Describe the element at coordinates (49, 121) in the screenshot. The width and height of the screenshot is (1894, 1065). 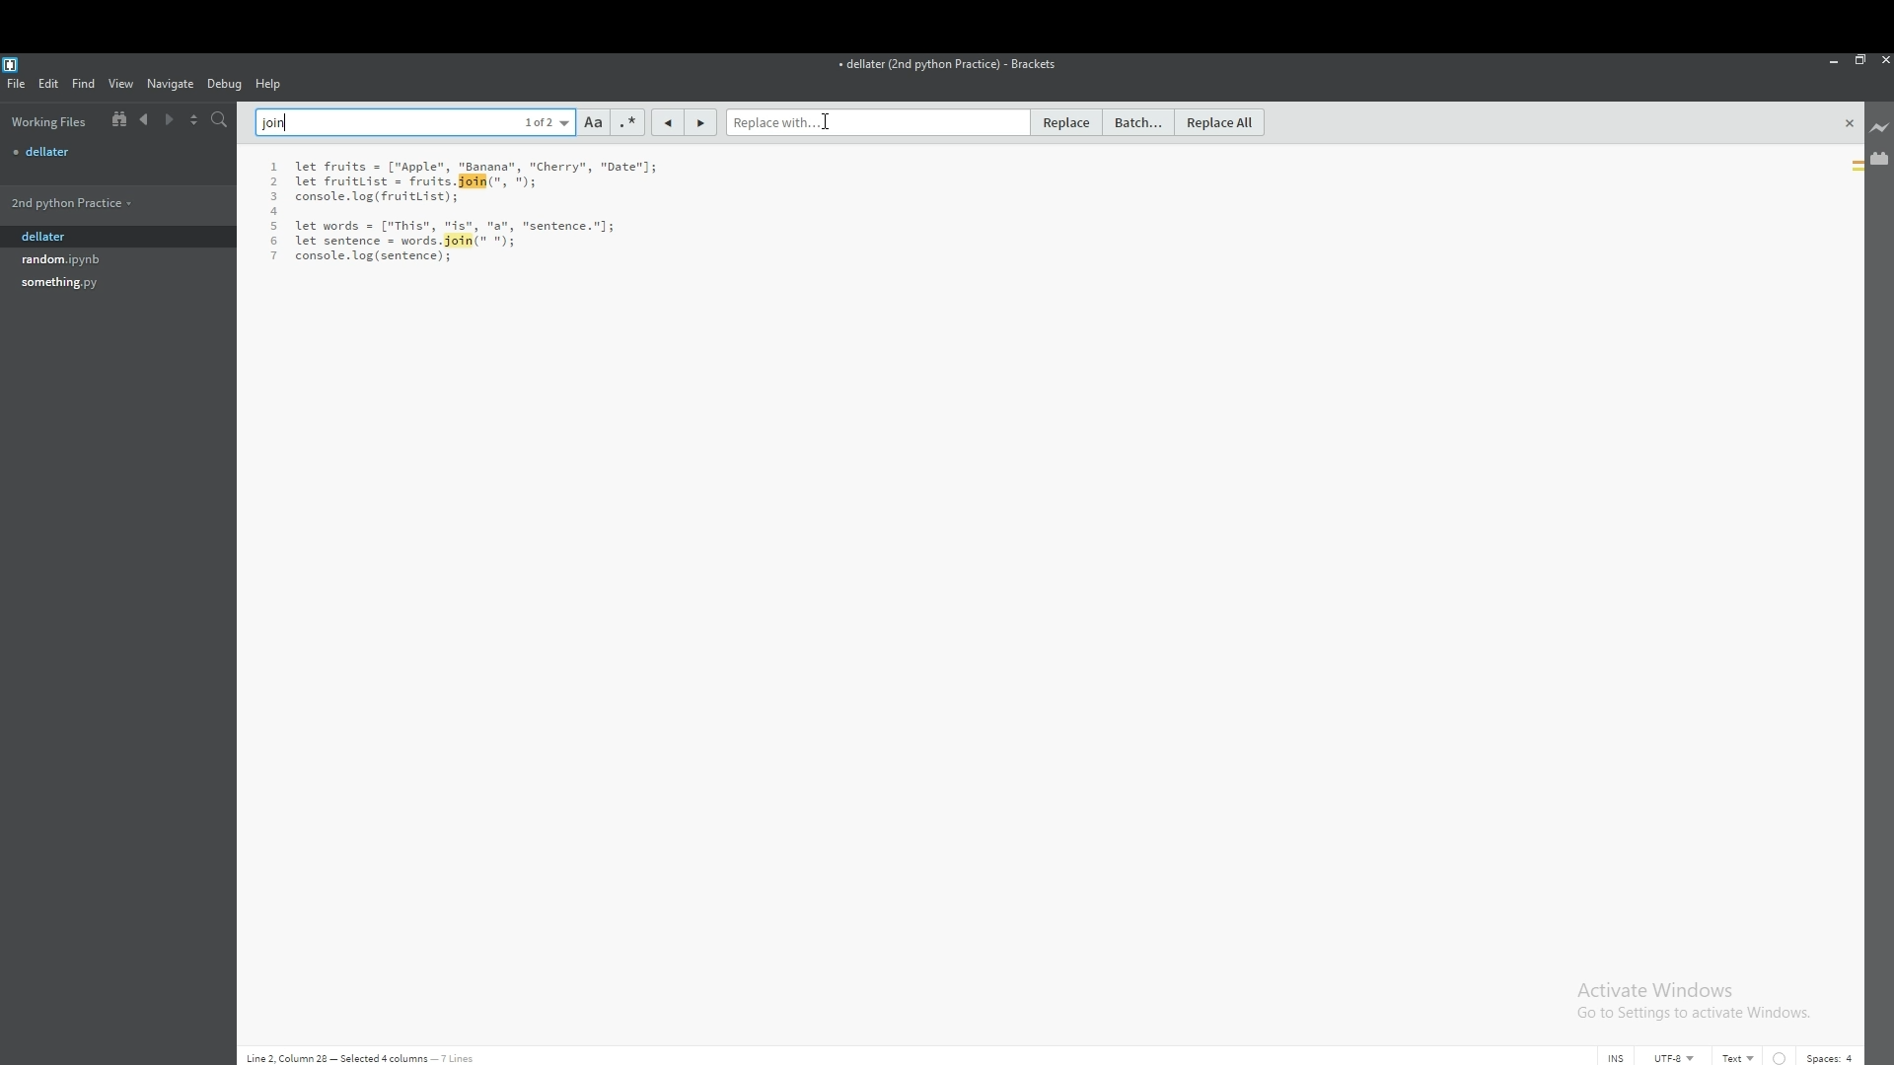
I see `working files` at that location.